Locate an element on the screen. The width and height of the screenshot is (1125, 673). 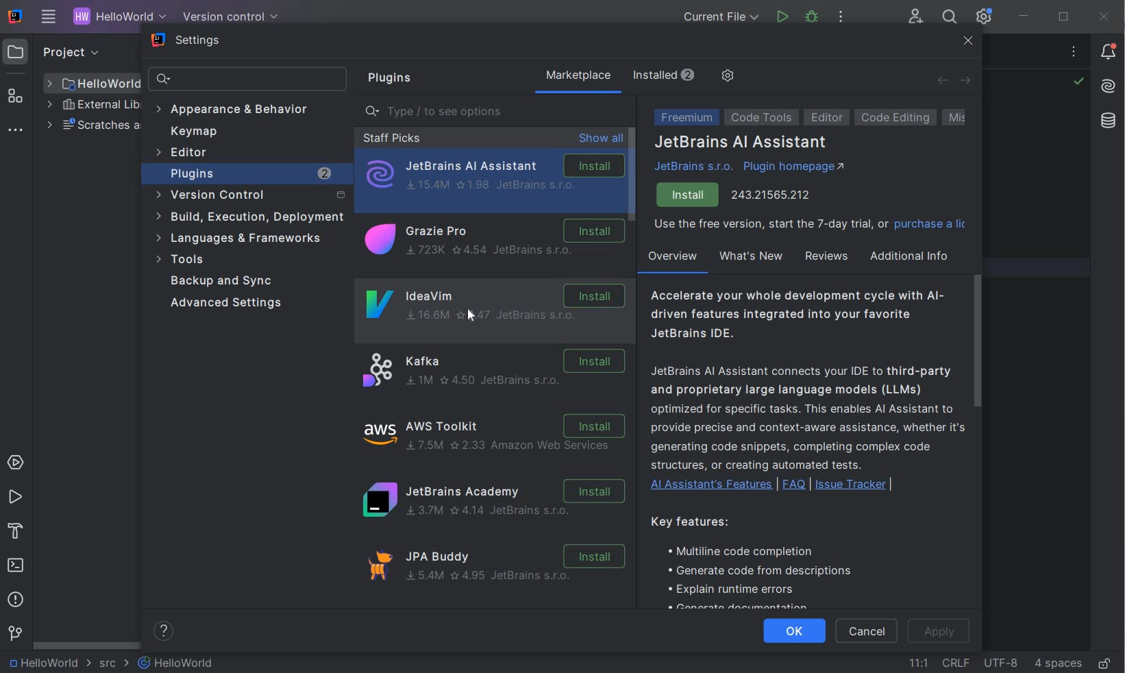
plugins is located at coordinates (252, 173).